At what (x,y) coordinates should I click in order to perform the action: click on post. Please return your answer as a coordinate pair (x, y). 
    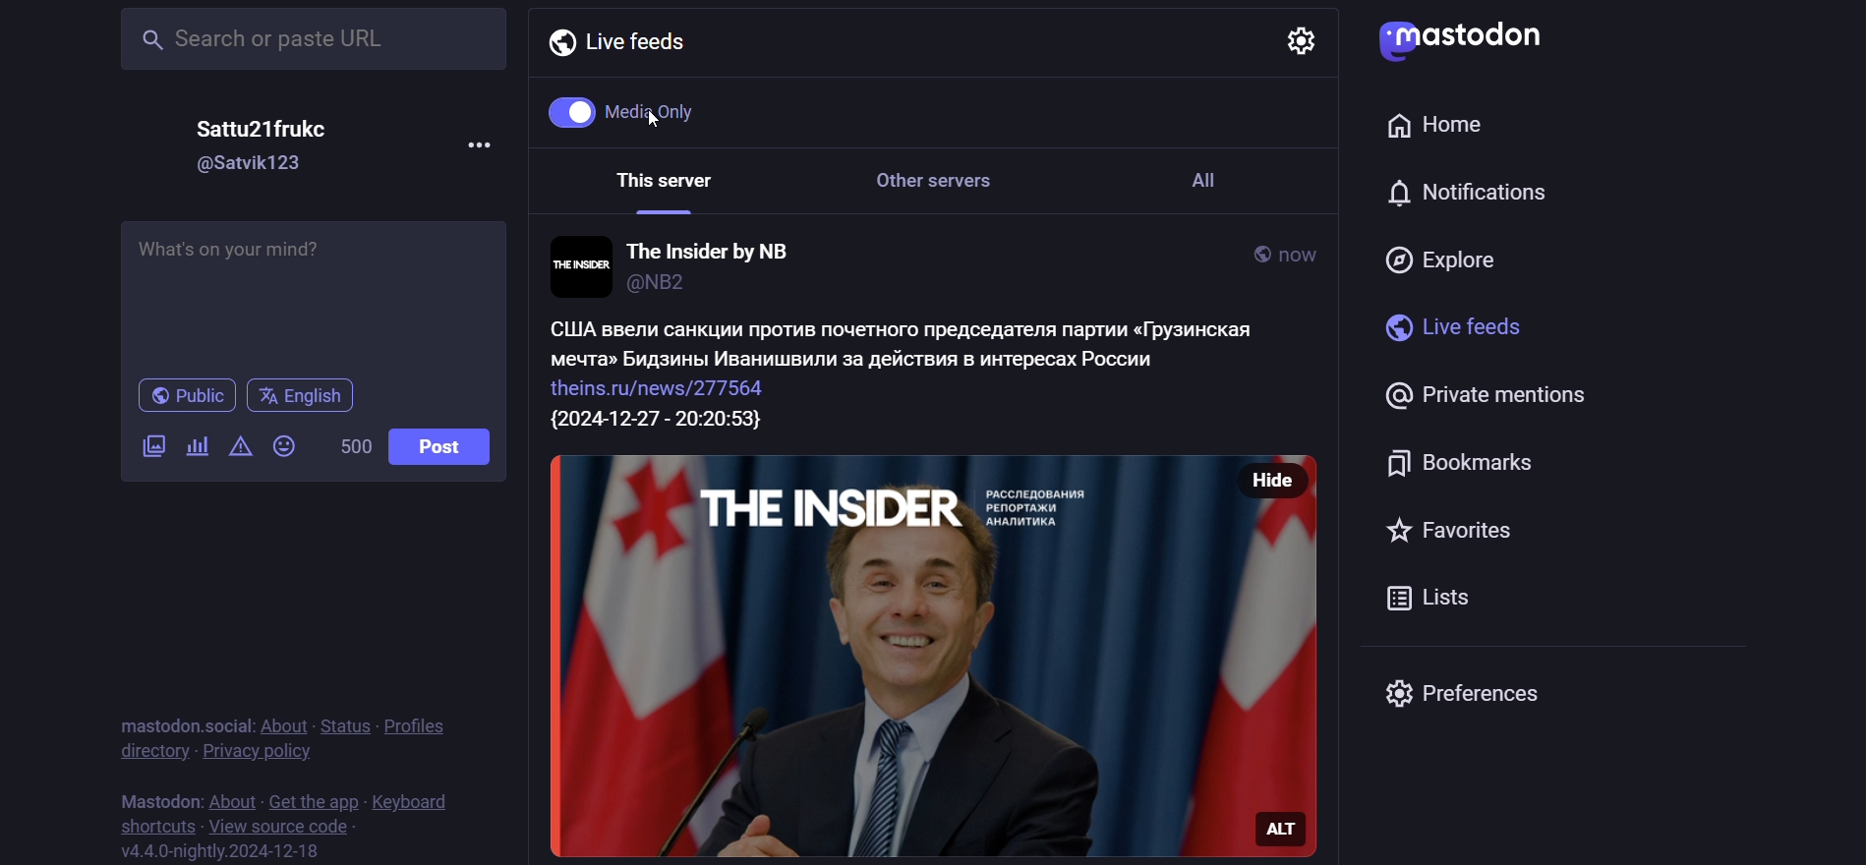
    Looking at the image, I should click on (452, 449).